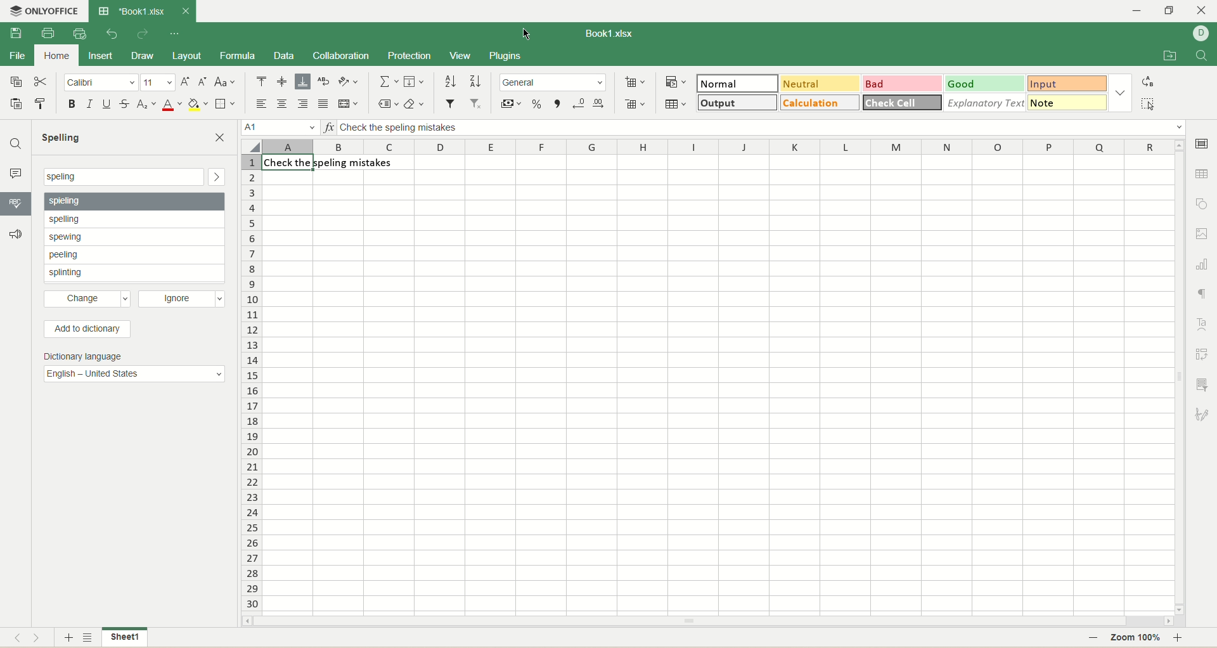 The height and width of the screenshot is (648, 1217). Describe the element at coordinates (48, 33) in the screenshot. I see `print` at that location.